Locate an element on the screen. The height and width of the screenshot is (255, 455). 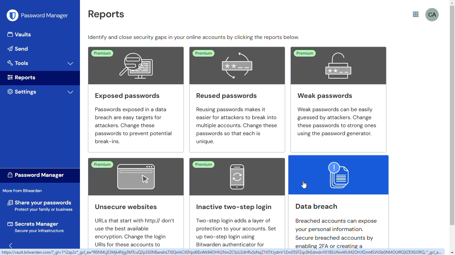
secrets manager secure your infrastucture is located at coordinates (37, 227).